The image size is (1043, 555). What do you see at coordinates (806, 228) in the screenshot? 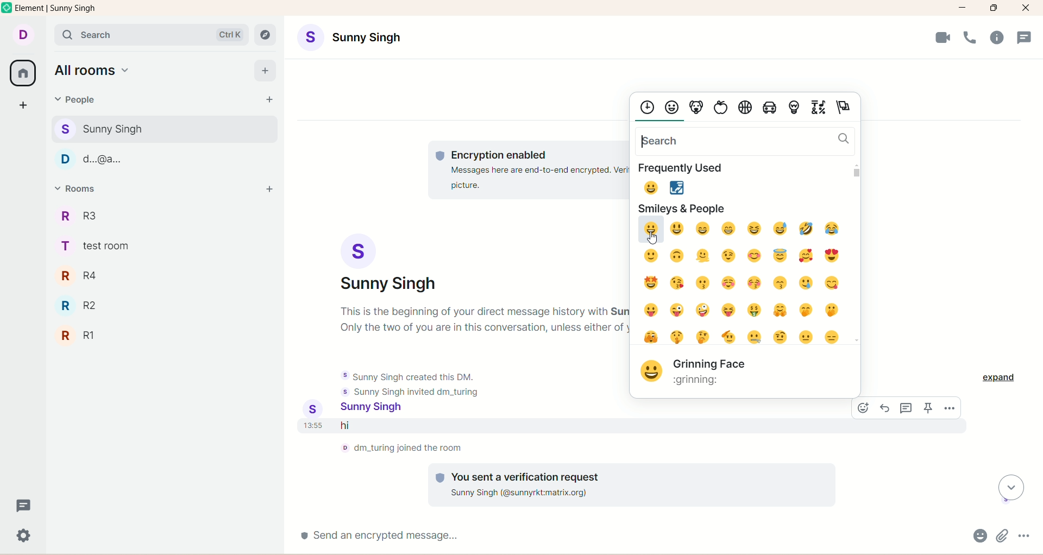
I see `Rolling on the floor laughing` at bounding box center [806, 228].